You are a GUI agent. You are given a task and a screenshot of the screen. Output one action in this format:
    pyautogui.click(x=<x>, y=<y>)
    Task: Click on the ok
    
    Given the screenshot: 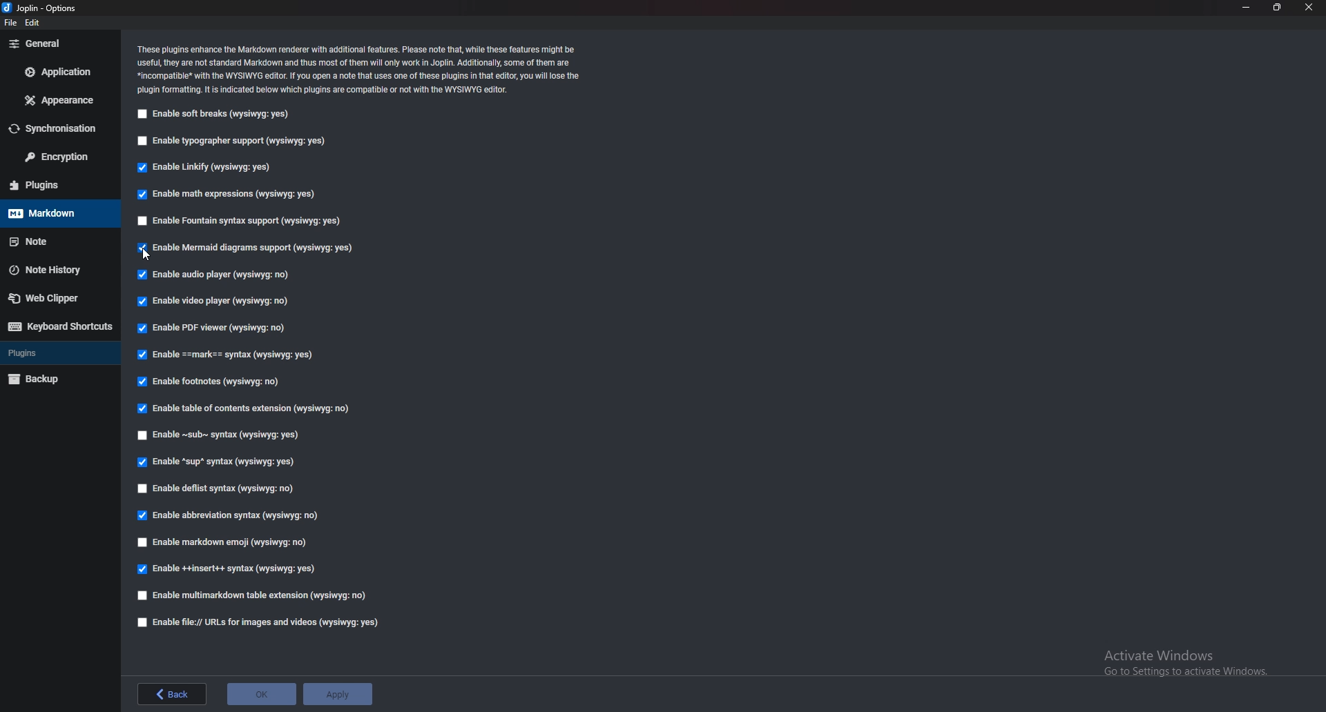 What is the action you would take?
    pyautogui.click(x=261, y=693)
    